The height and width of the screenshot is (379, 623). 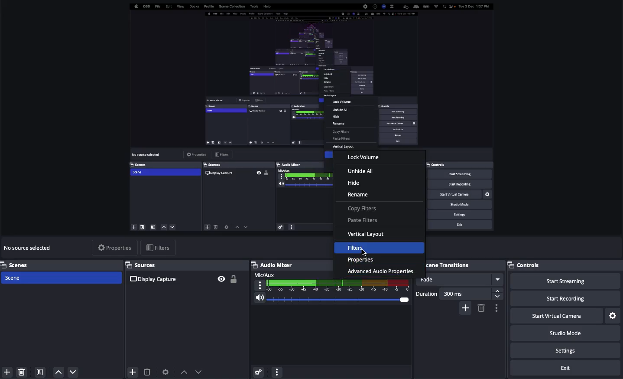 I want to click on Start streaming, so click(x=565, y=281).